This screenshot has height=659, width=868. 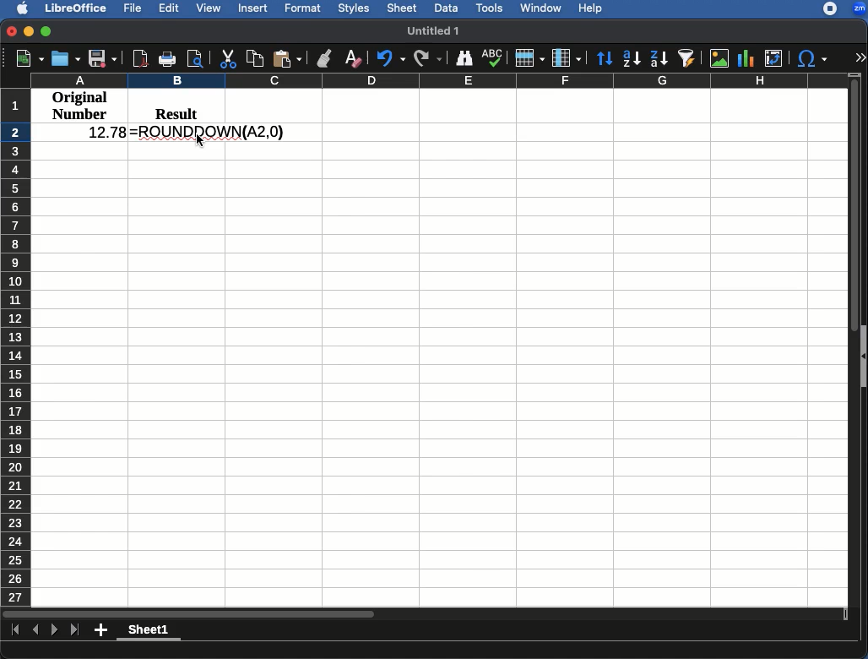 I want to click on Sheet 1, so click(x=149, y=631).